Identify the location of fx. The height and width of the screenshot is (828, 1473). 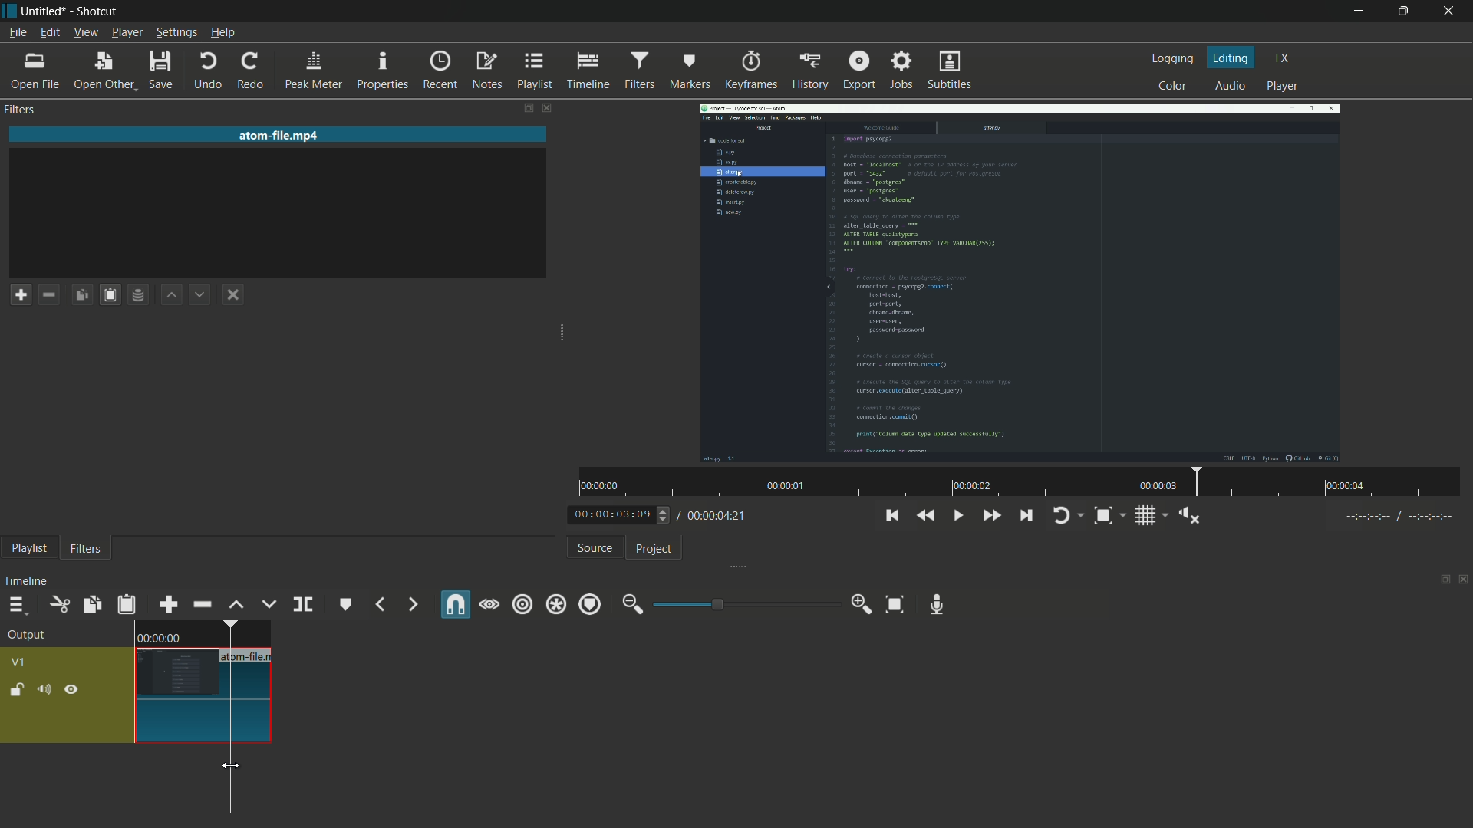
(1283, 59).